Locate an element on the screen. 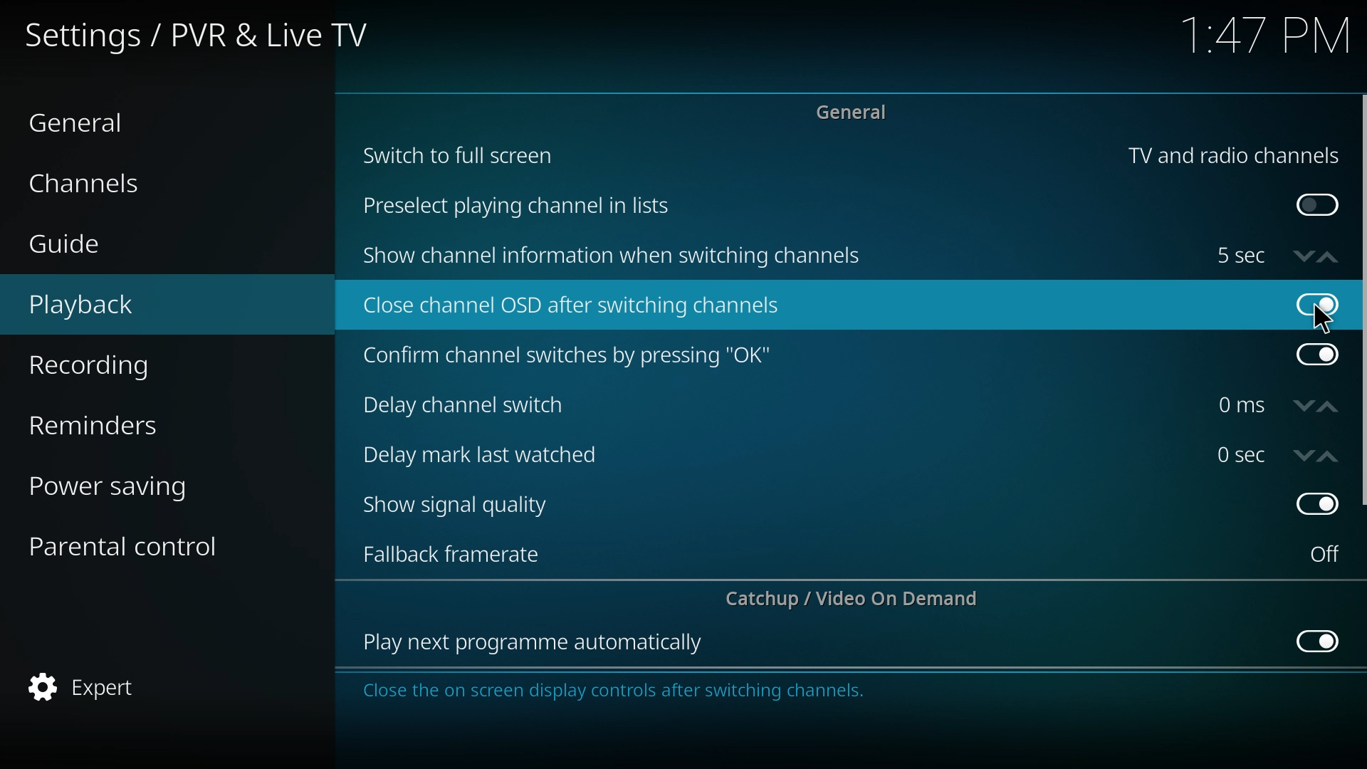 The width and height of the screenshot is (1367, 769). off is located at coordinates (1316, 304).